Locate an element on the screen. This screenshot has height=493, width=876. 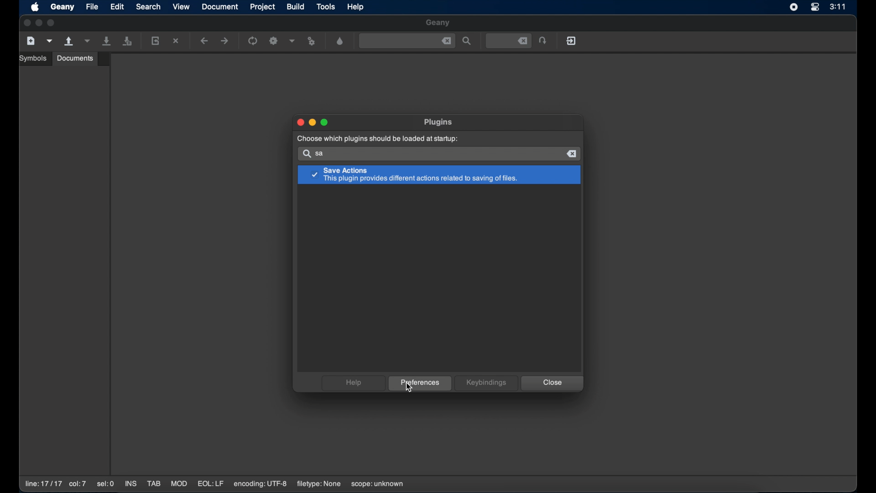
reload the current file is located at coordinates (156, 41).